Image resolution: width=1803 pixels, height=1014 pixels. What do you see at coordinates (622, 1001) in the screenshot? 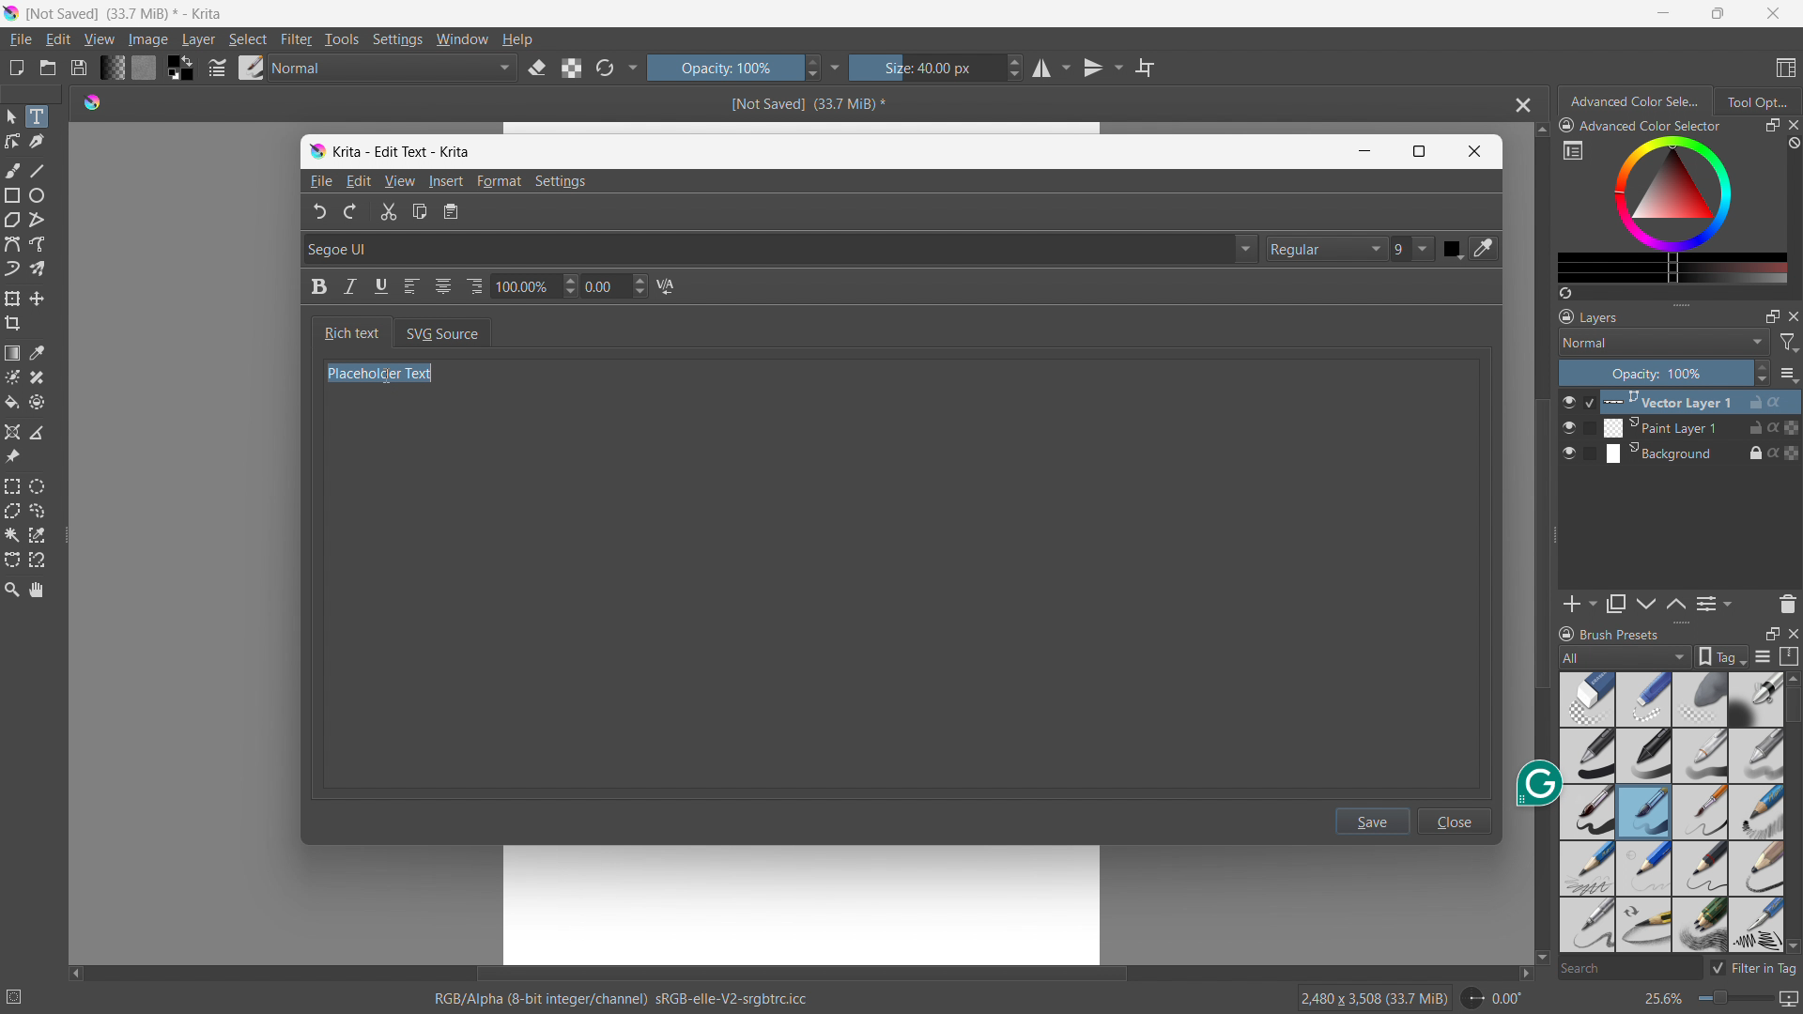
I see `RGB/ Alpha (8- bit integer/ channel)` at bounding box center [622, 1001].